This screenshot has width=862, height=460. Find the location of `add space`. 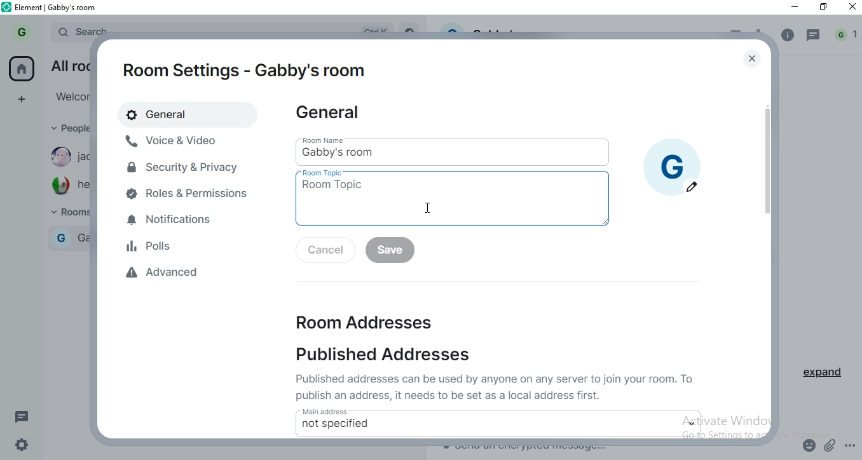

add space is located at coordinates (25, 99).